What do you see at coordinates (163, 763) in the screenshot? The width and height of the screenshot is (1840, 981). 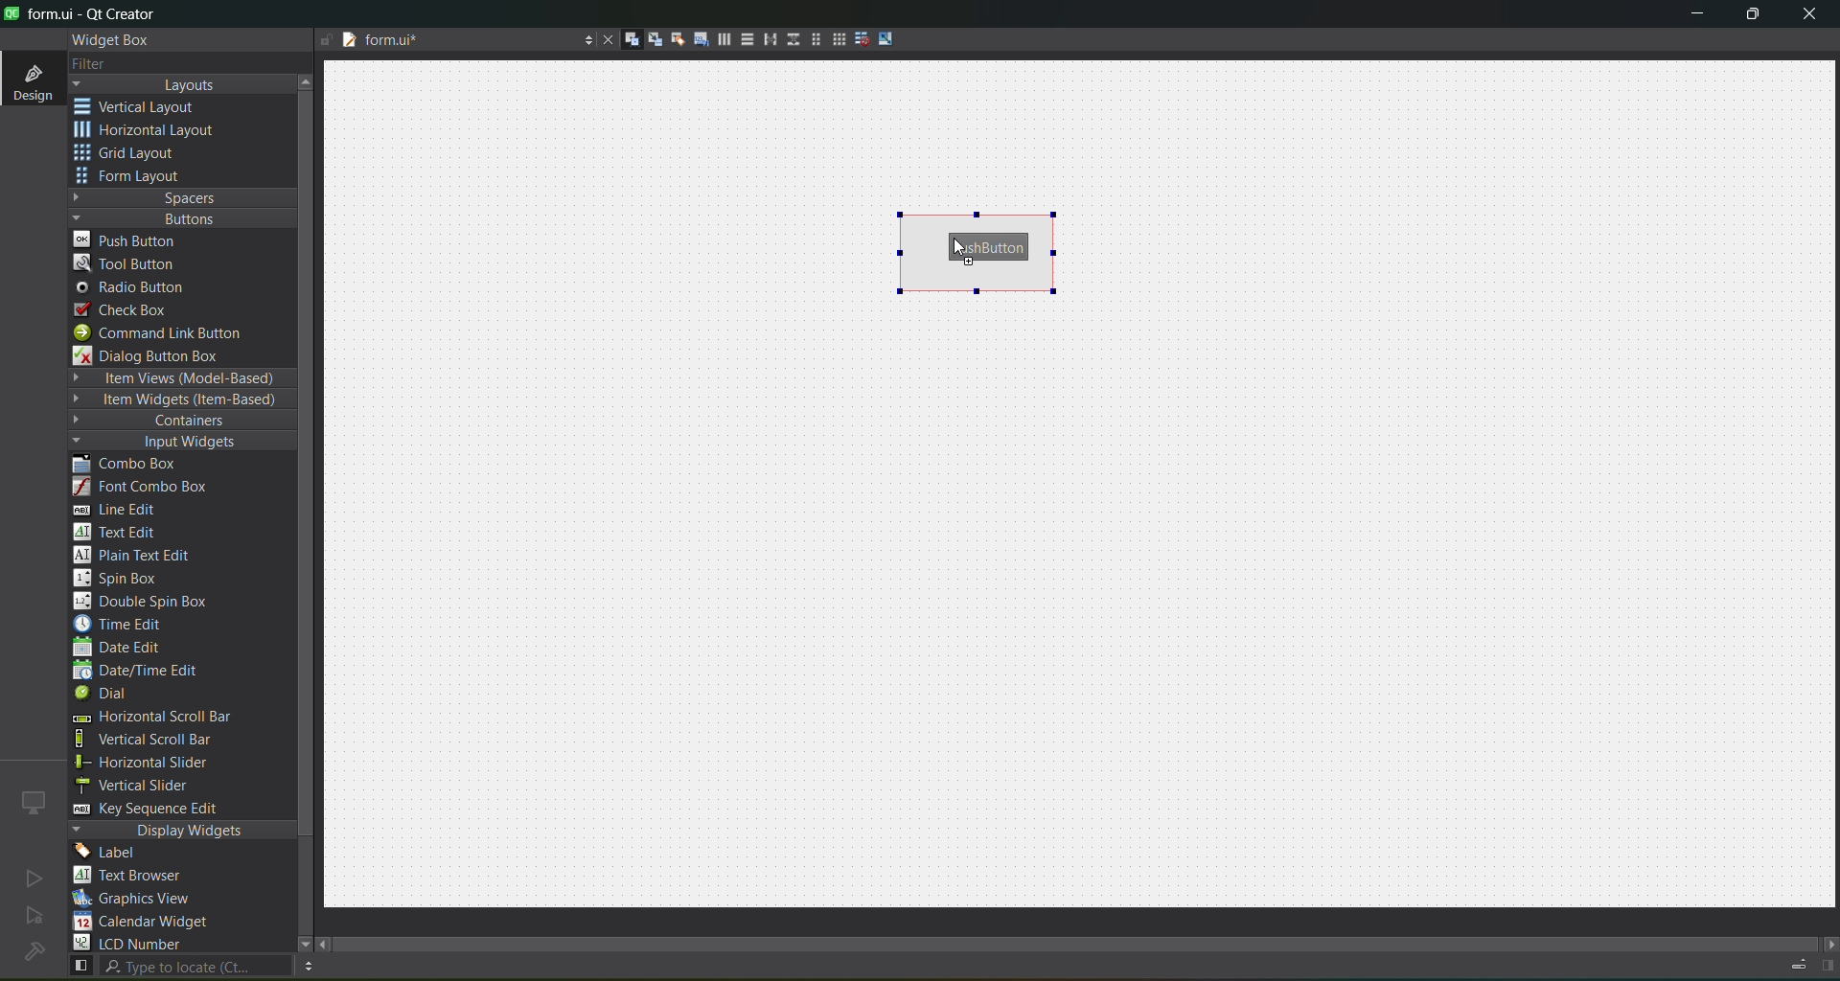 I see `horizontal slider` at bounding box center [163, 763].